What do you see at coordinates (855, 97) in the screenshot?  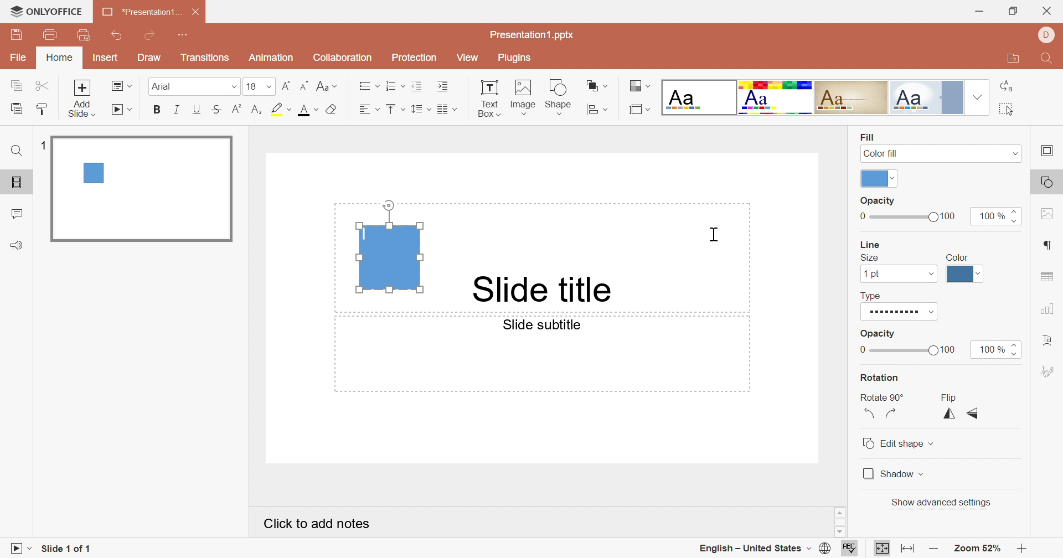 I see `Classic` at bounding box center [855, 97].